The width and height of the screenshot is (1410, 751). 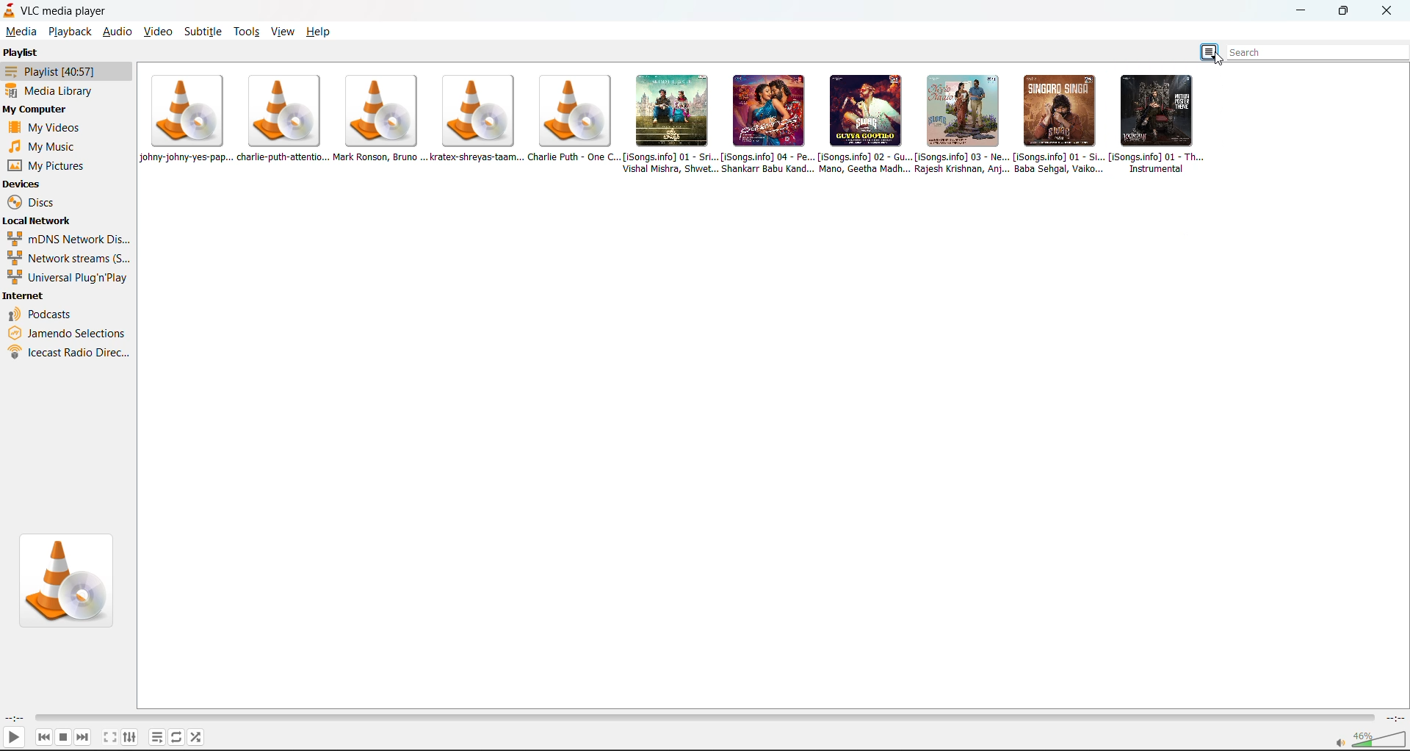 I want to click on video, so click(x=158, y=32).